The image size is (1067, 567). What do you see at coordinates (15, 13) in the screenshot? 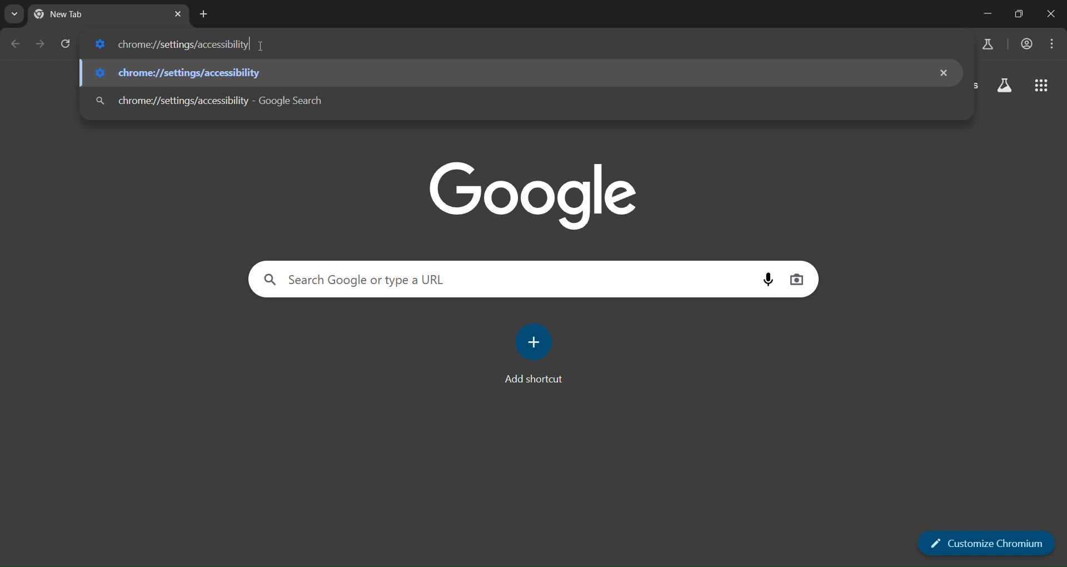
I see `search tabs` at bounding box center [15, 13].